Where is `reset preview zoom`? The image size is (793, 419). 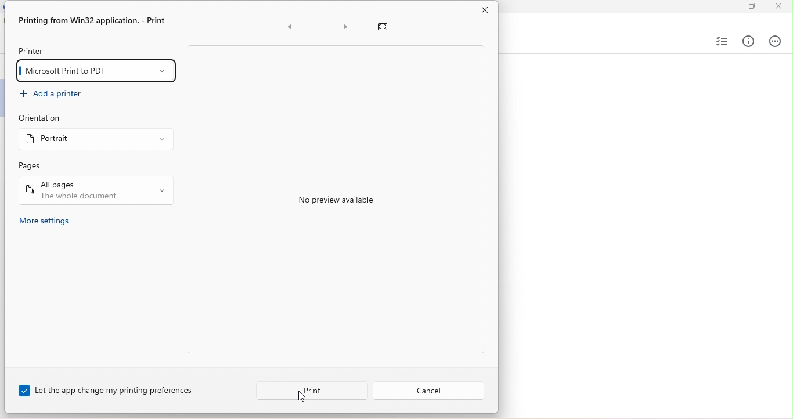 reset preview zoom is located at coordinates (384, 27).